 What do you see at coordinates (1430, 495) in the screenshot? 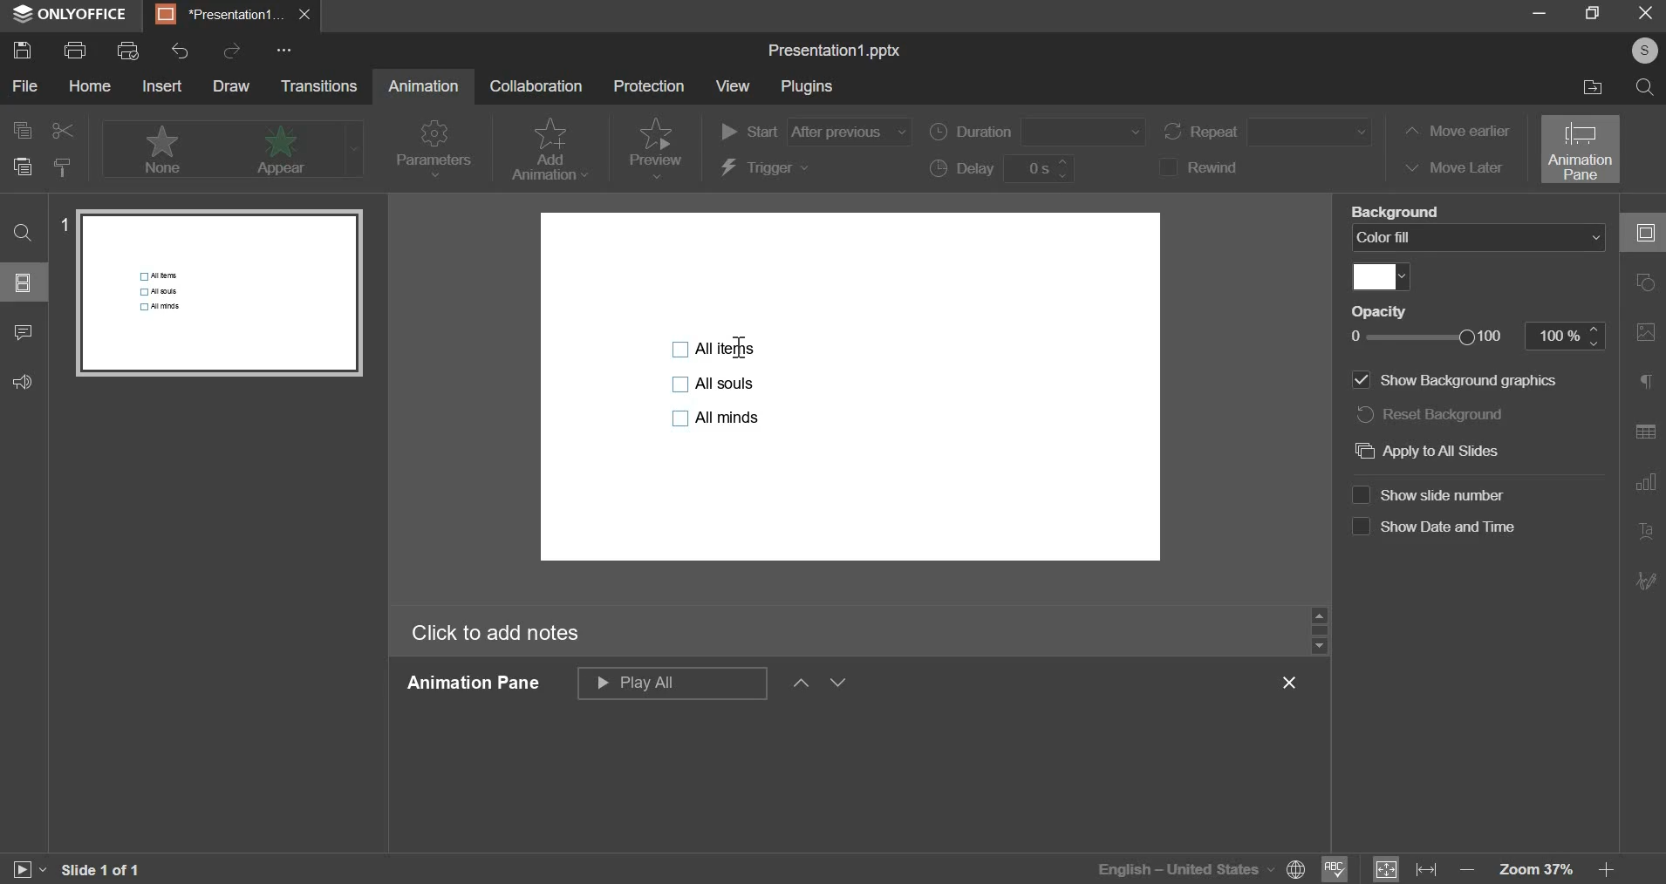
I see `show slide number` at bounding box center [1430, 495].